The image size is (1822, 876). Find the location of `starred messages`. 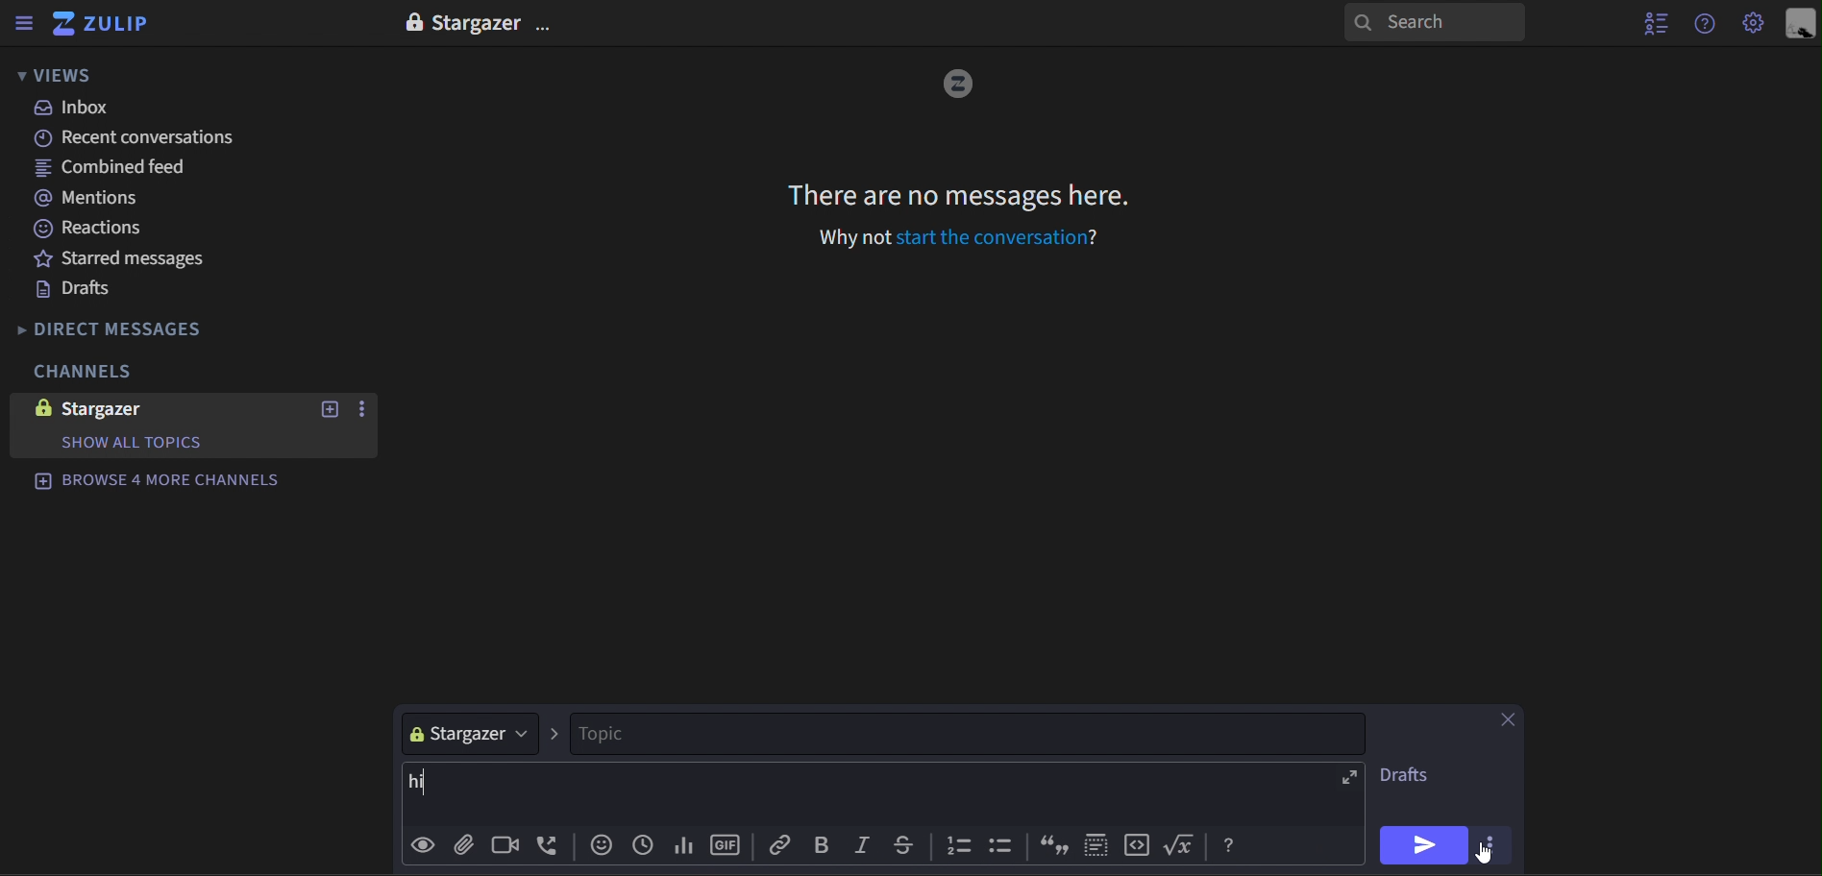

starred messages is located at coordinates (129, 260).